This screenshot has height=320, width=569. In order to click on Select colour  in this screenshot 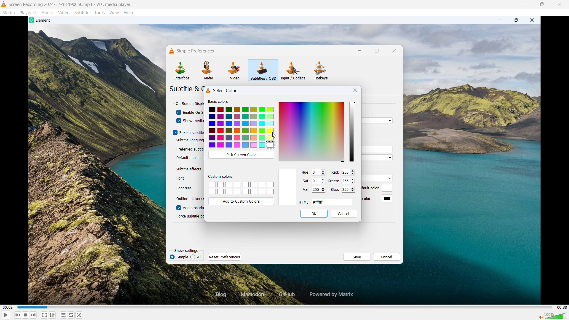, I will do `click(222, 90)`.